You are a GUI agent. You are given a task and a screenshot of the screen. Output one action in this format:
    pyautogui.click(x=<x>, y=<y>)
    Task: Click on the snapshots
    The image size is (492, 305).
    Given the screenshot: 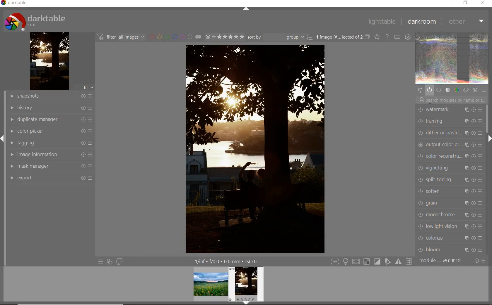 What is the action you would take?
    pyautogui.click(x=49, y=96)
    